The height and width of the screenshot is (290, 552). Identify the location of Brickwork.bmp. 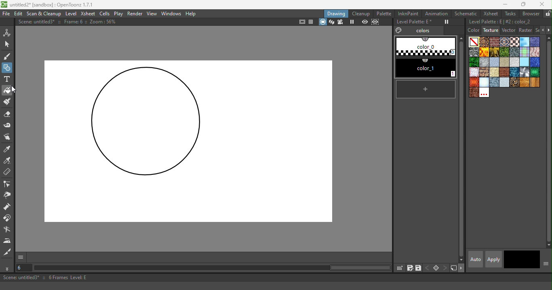
(495, 41).